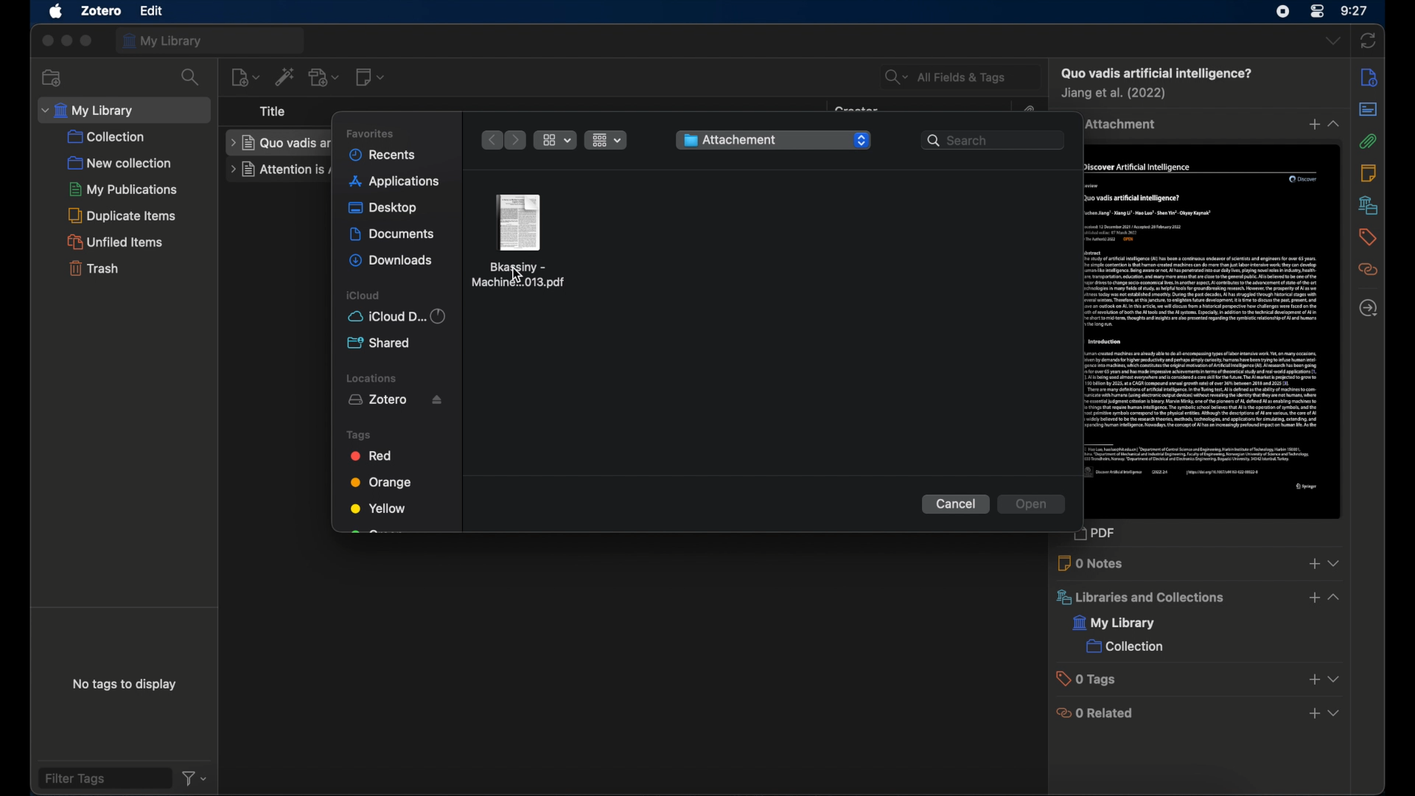  Describe the element at coordinates (1335, 680) in the screenshot. I see `dropdown menu` at that location.